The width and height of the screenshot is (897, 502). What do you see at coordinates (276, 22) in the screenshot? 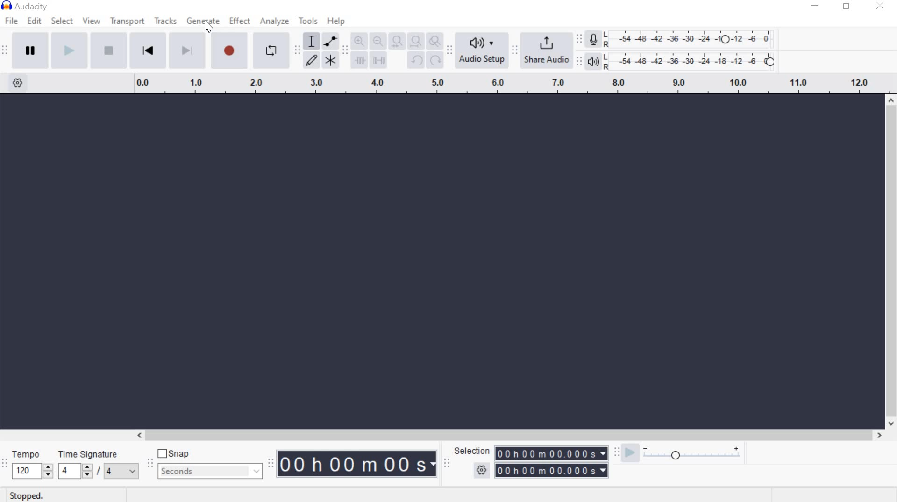
I see `analyze` at bounding box center [276, 22].